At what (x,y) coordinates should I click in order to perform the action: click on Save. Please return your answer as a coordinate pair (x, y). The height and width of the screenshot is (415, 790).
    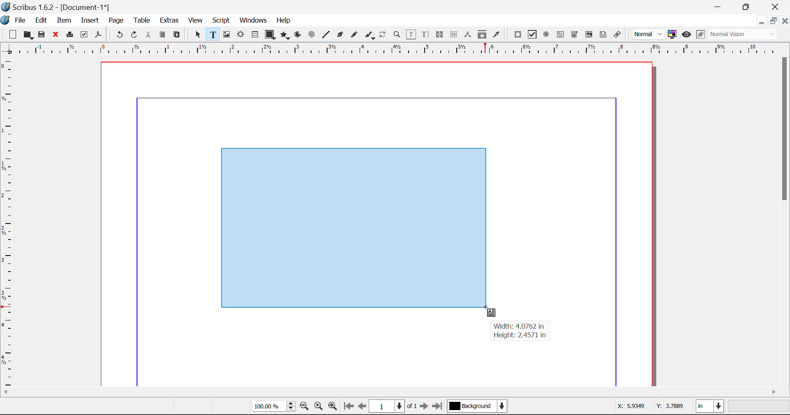
    Looking at the image, I should click on (42, 35).